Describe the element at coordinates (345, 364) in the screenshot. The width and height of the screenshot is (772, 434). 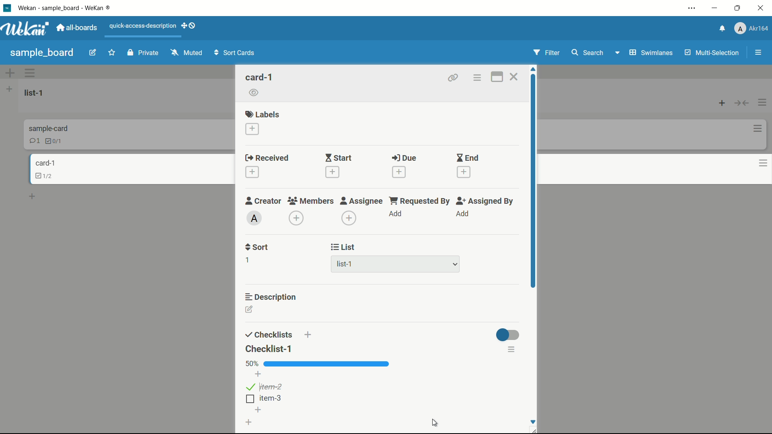
I see `checklist progress bar` at that location.